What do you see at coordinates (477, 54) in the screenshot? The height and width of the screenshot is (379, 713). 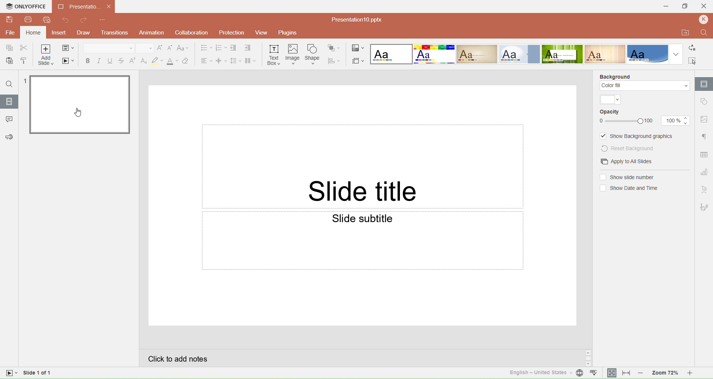 I see `Classic` at bounding box center [477, 54].